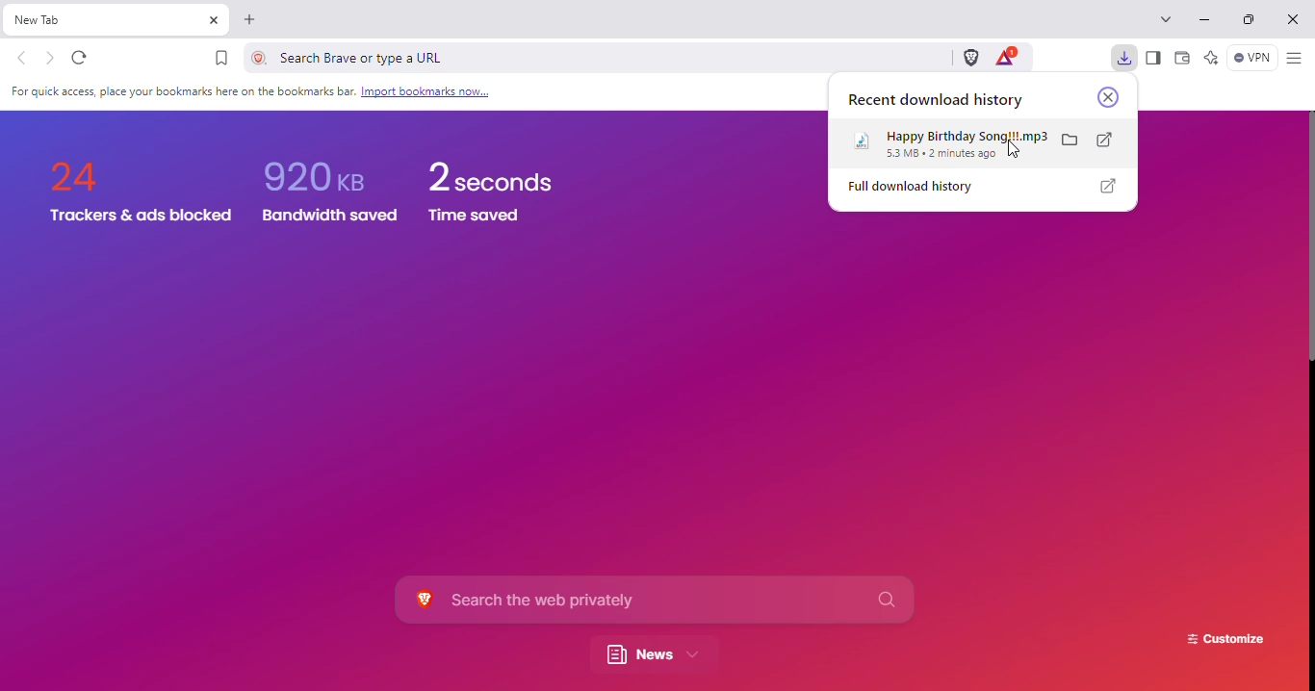 The width and height of the screenshot is (1315, 691). I want to click on 53 MB 2 minutes ago, so click(940, 155).